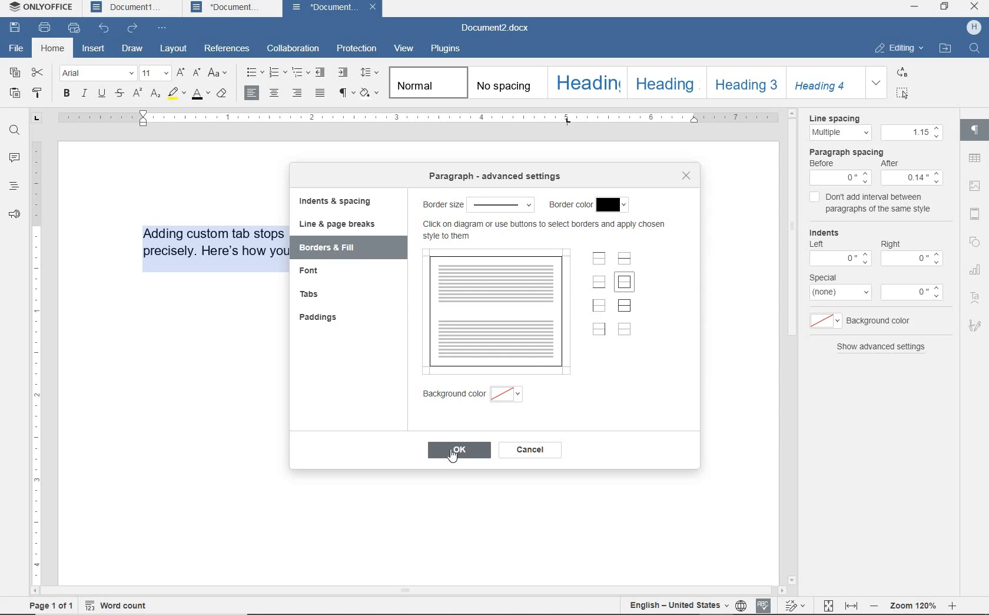 The image size is (989, 615). Describe the element at coordinates (102, 94) in the screenshot. I see `underline` at that location.